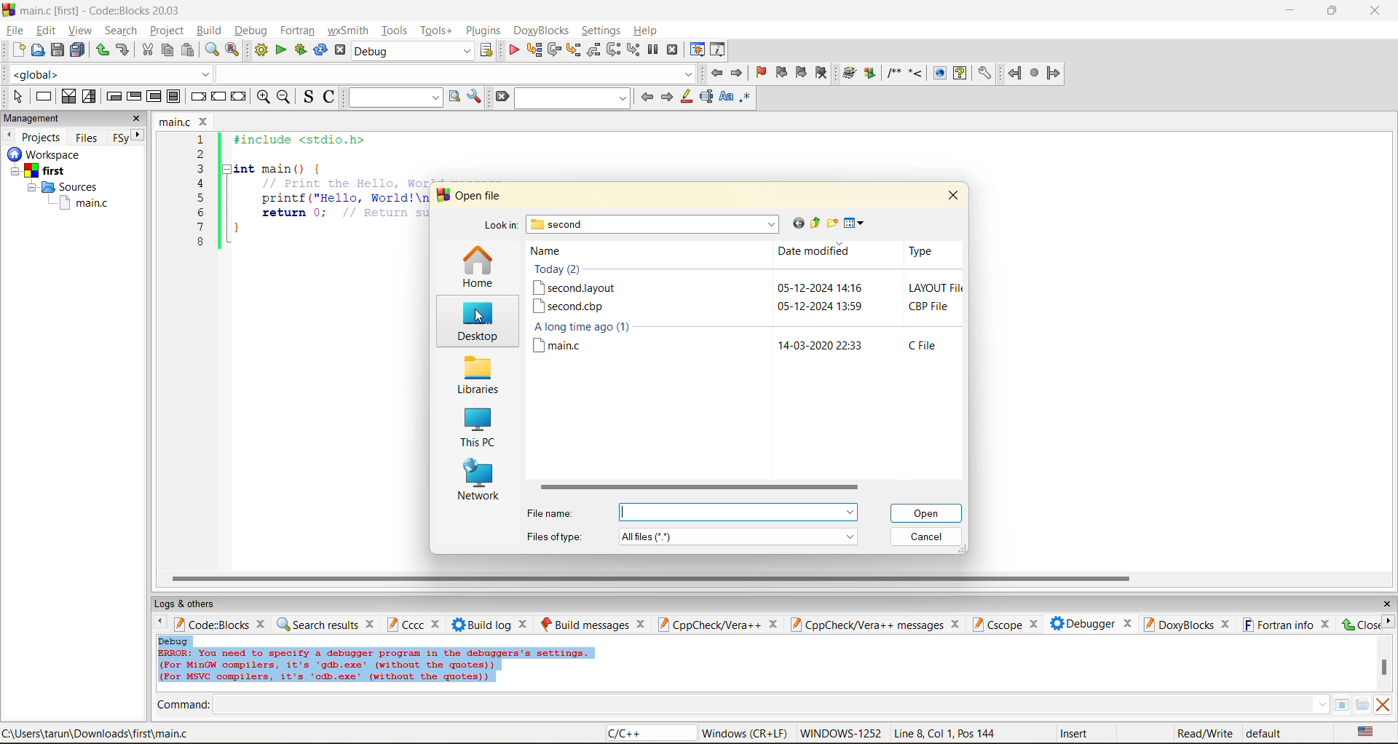 The width and height of the screenshot is (1398, 744). What do you see at coordinates (781, 72) in the screenshot?
I see `previous bookmark` at bounding box center [781, 72].